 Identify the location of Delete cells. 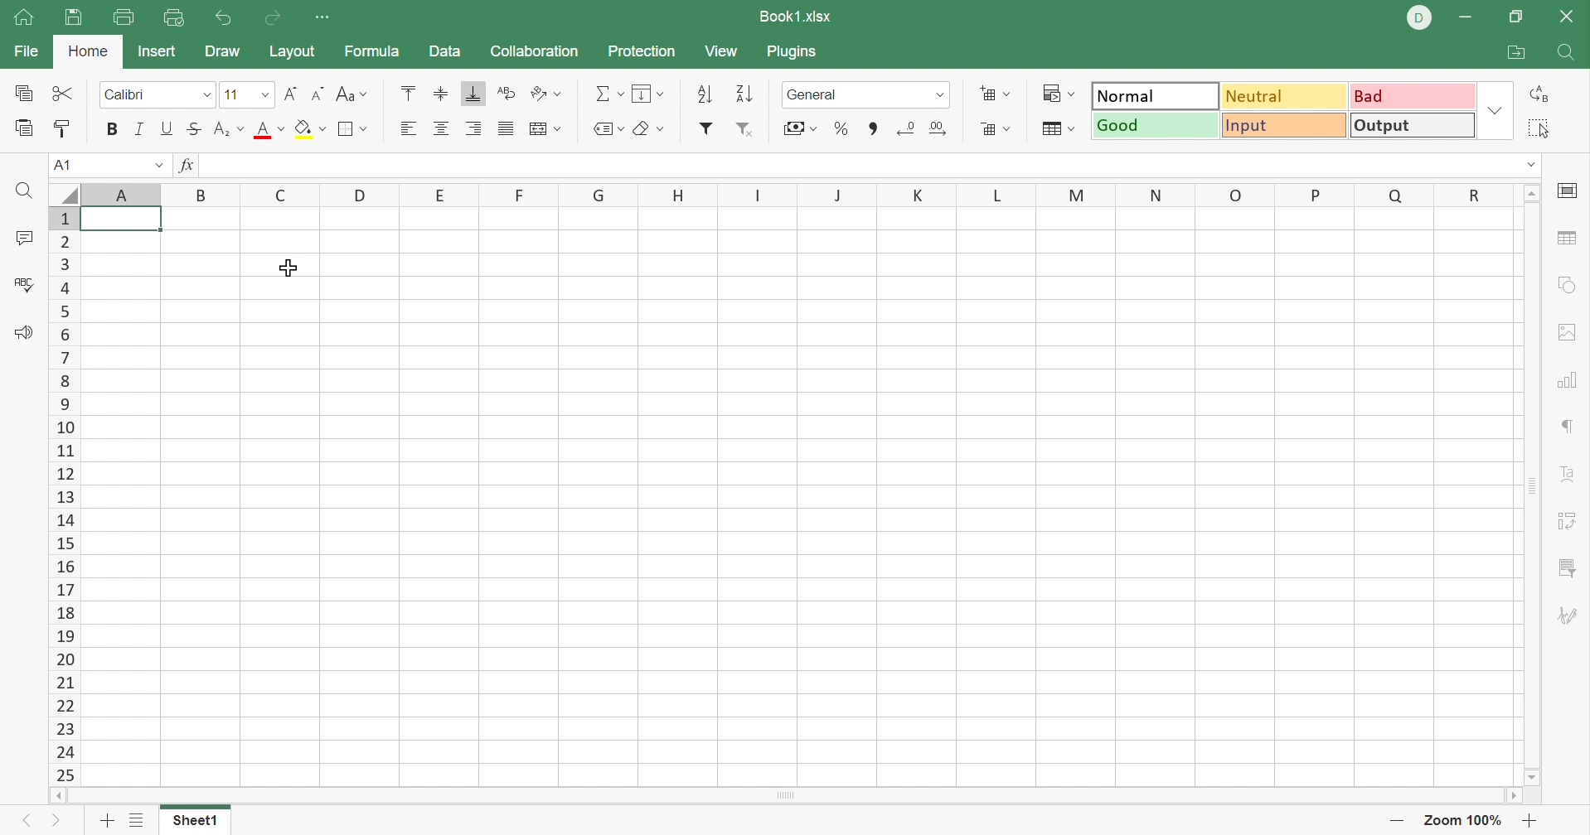
(998, 130).